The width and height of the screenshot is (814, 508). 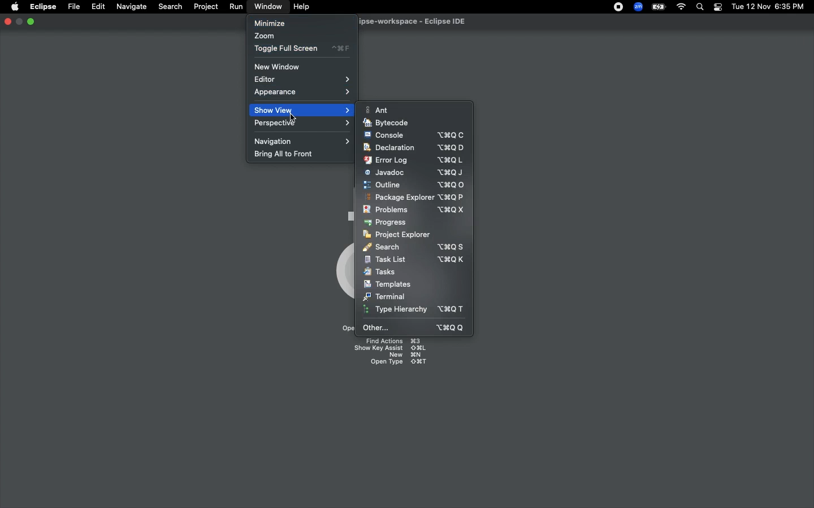 I want to click on Bring all to front, so click(x=289, y=155).